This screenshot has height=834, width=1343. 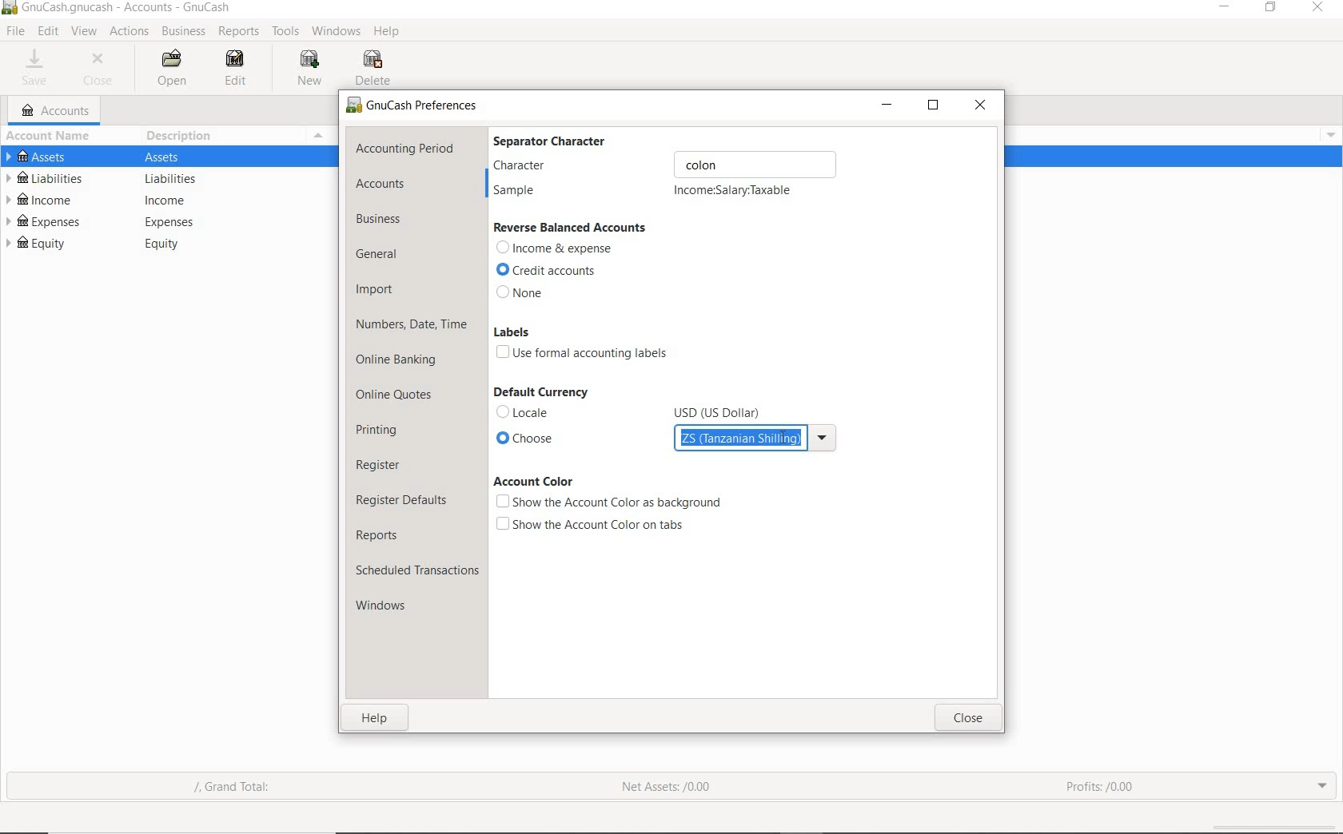 I want to click on net assets, so click(x=664, y=786).